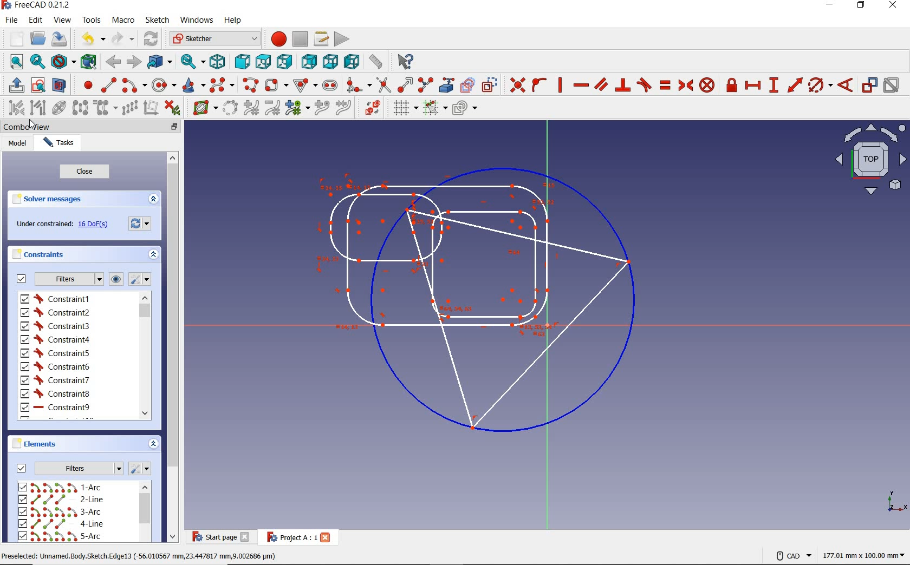 This screenshot has width=910, height=565. Describe the element at coordinates (55, 394) in the screenshot. I see `constraint8` at that location.